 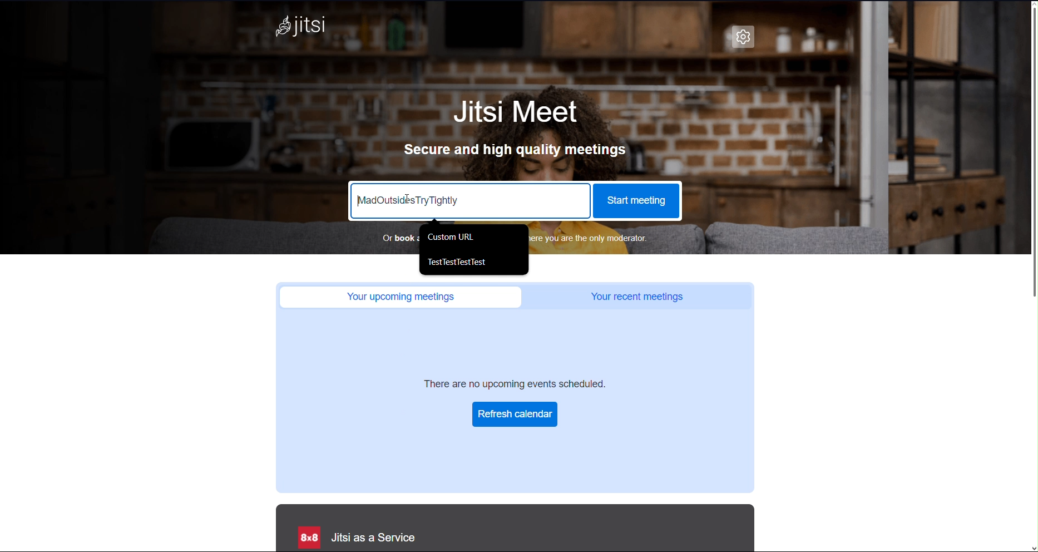 What do you see at coordinates (744, 37) in the screenshot?
I see `Settings` at bounding box center [744, 37].